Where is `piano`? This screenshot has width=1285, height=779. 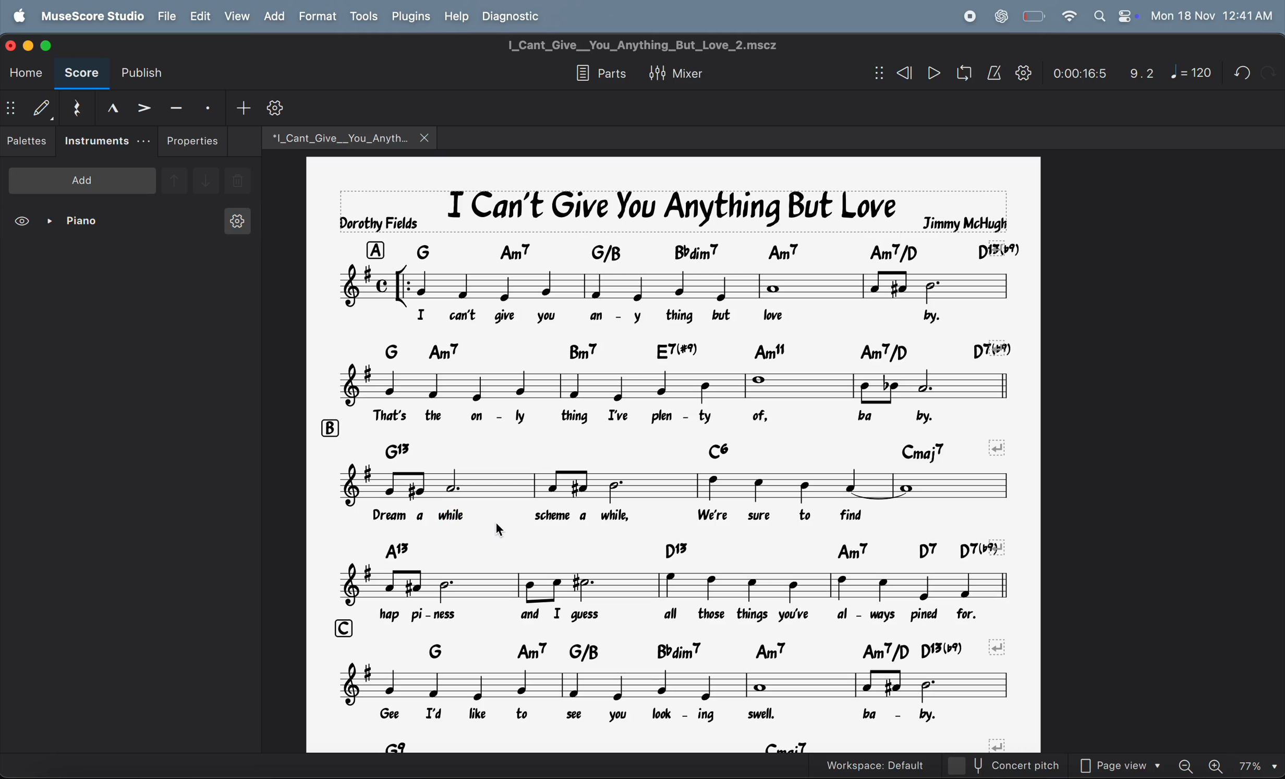
piano is located at coordinates (72, 219).